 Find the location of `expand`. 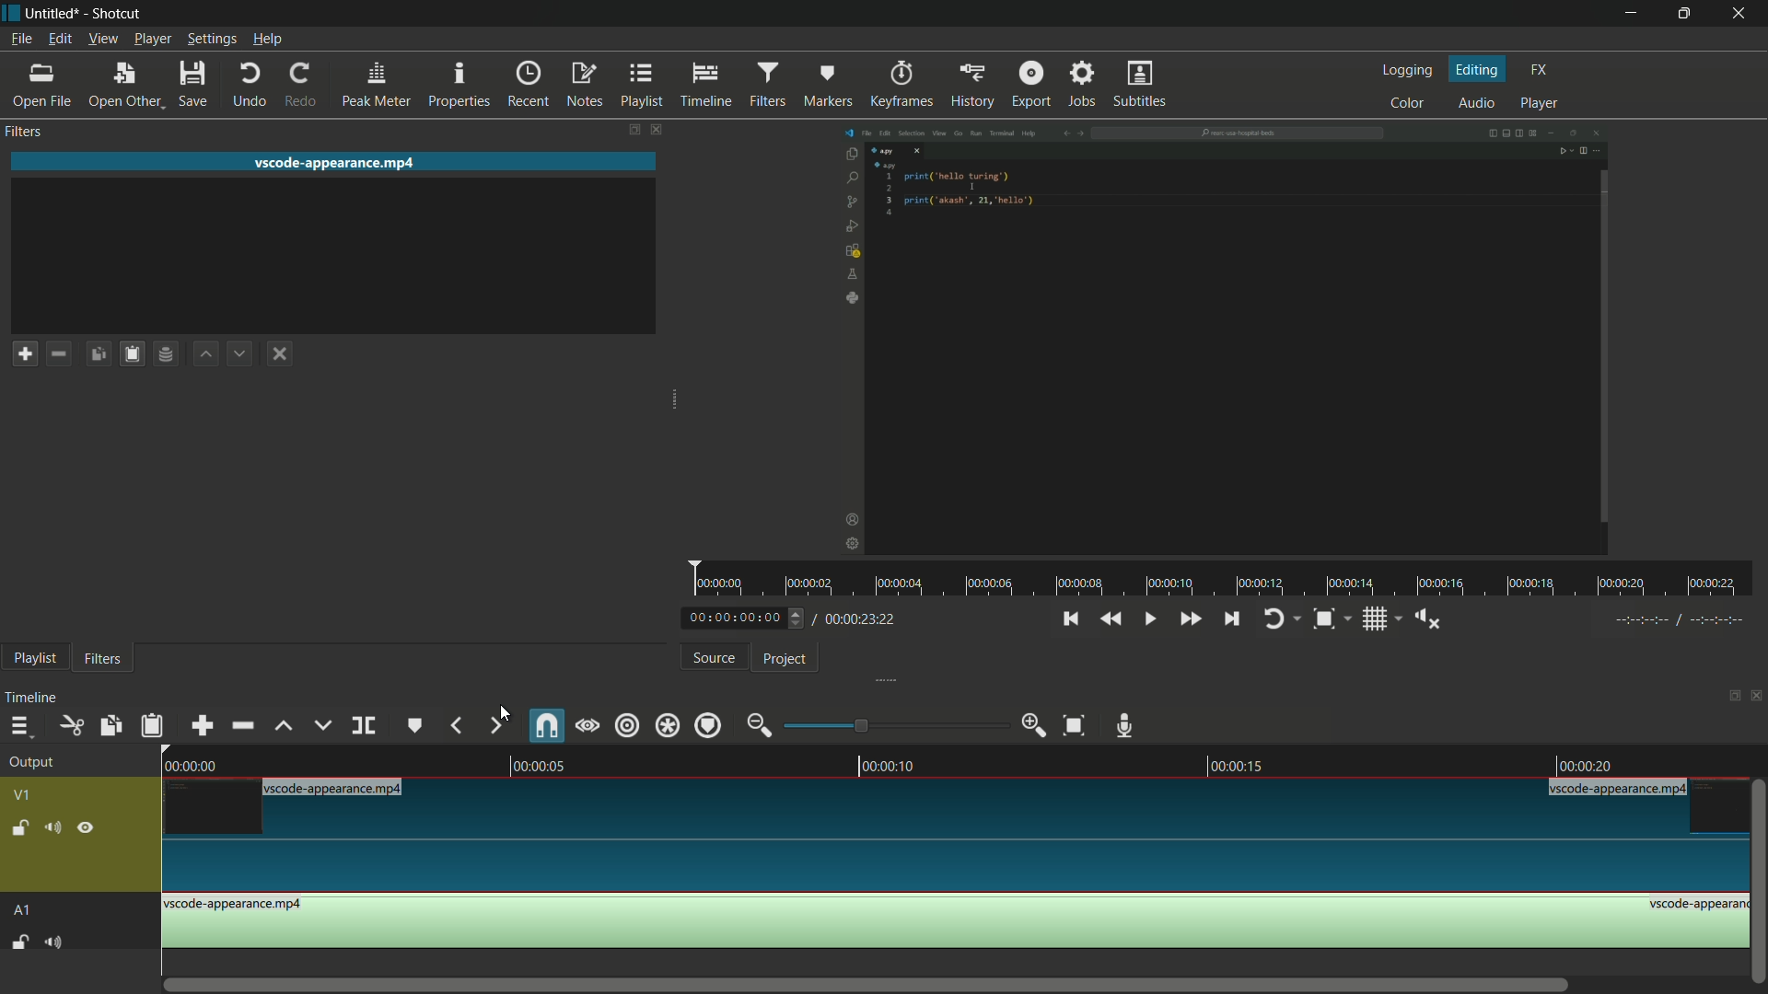

expand is located at coordinates (878, 679).